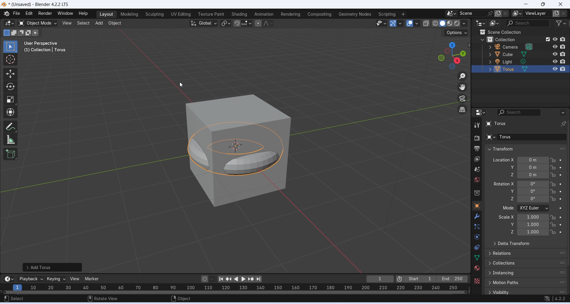 The width and height of the screenshot is (570, 304). I want to click on Window, so click(65, 13).